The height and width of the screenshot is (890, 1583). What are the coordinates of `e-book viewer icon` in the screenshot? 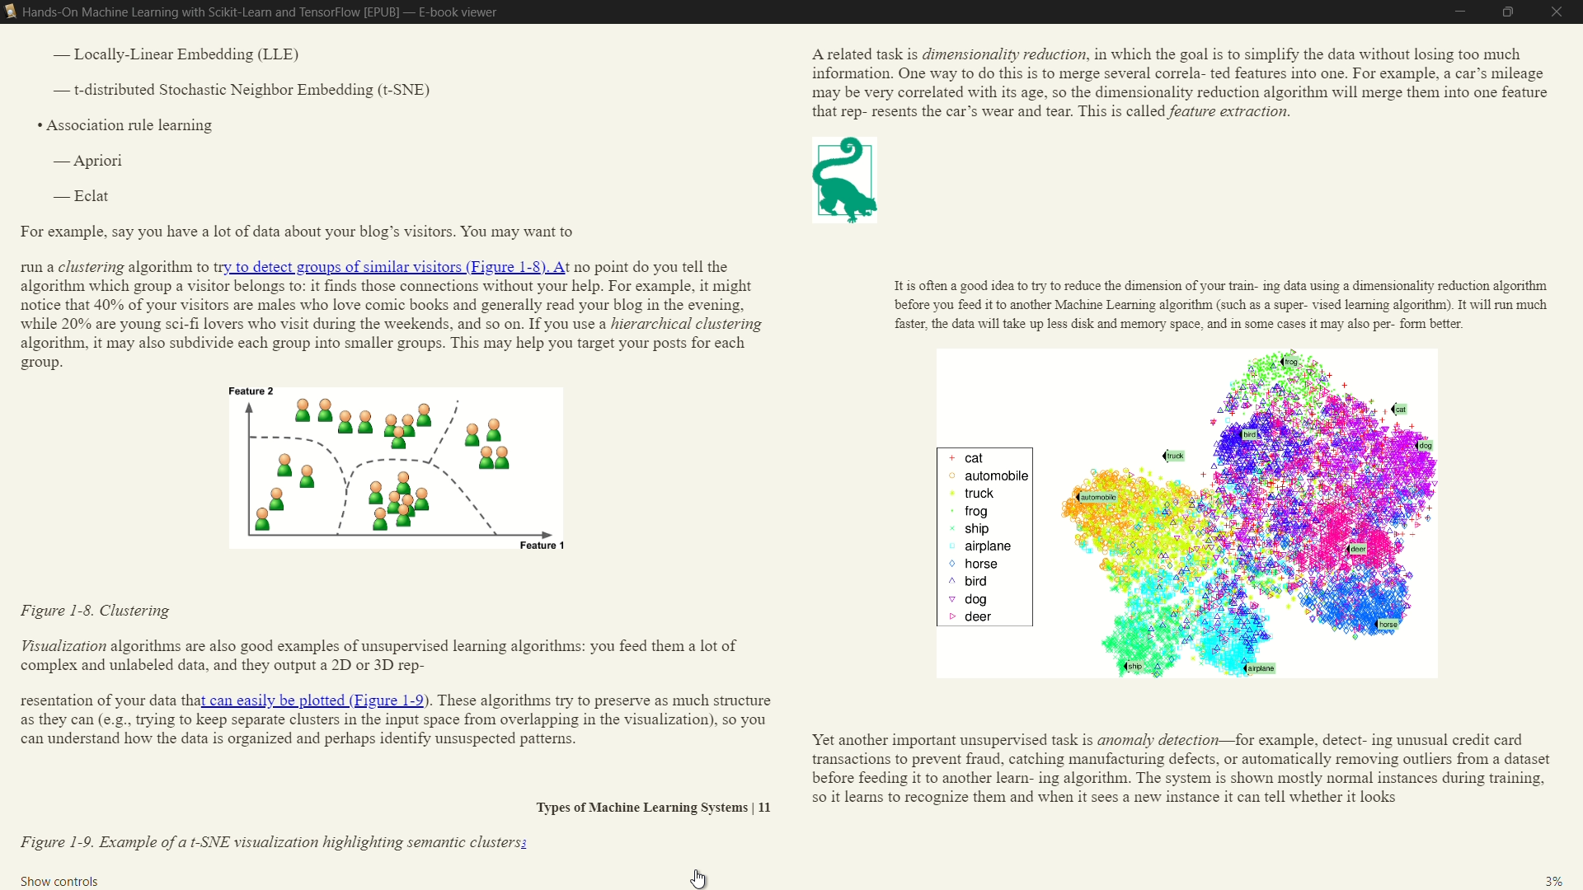 It's located at (12, 15).